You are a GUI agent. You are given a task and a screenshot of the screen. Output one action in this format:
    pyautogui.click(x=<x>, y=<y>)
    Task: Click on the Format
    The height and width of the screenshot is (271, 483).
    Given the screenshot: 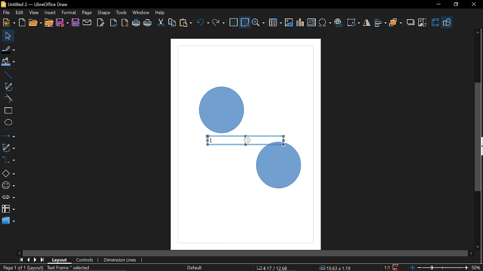 What is the action you would take?
    pyautogui.click(x=69, y=13)
    